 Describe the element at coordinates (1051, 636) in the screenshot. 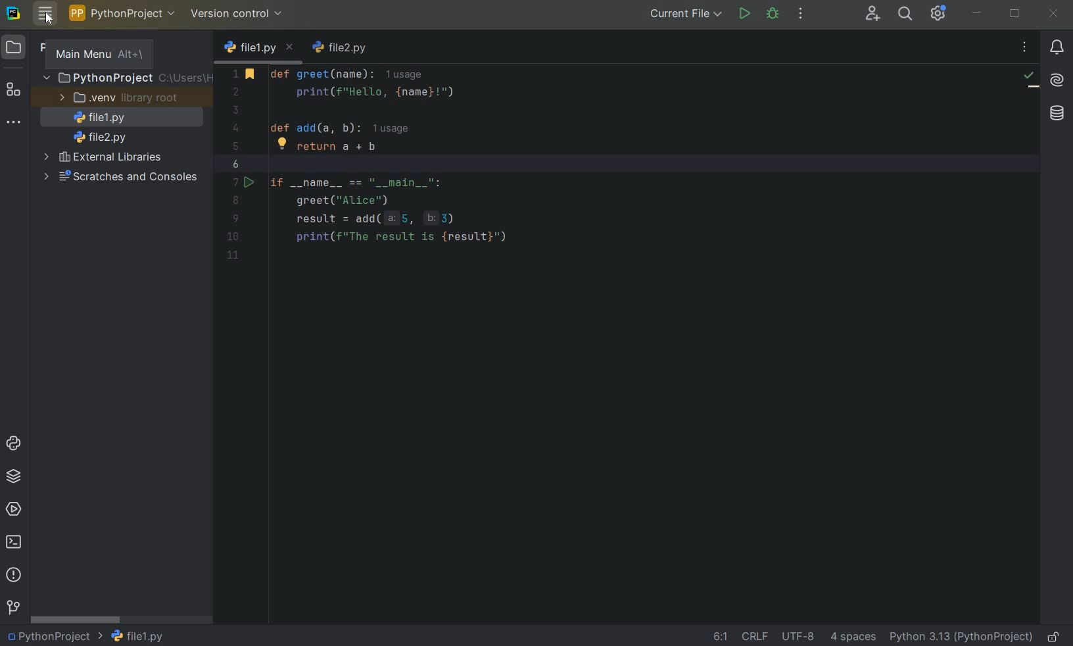

I see `make file ready only` at that location.